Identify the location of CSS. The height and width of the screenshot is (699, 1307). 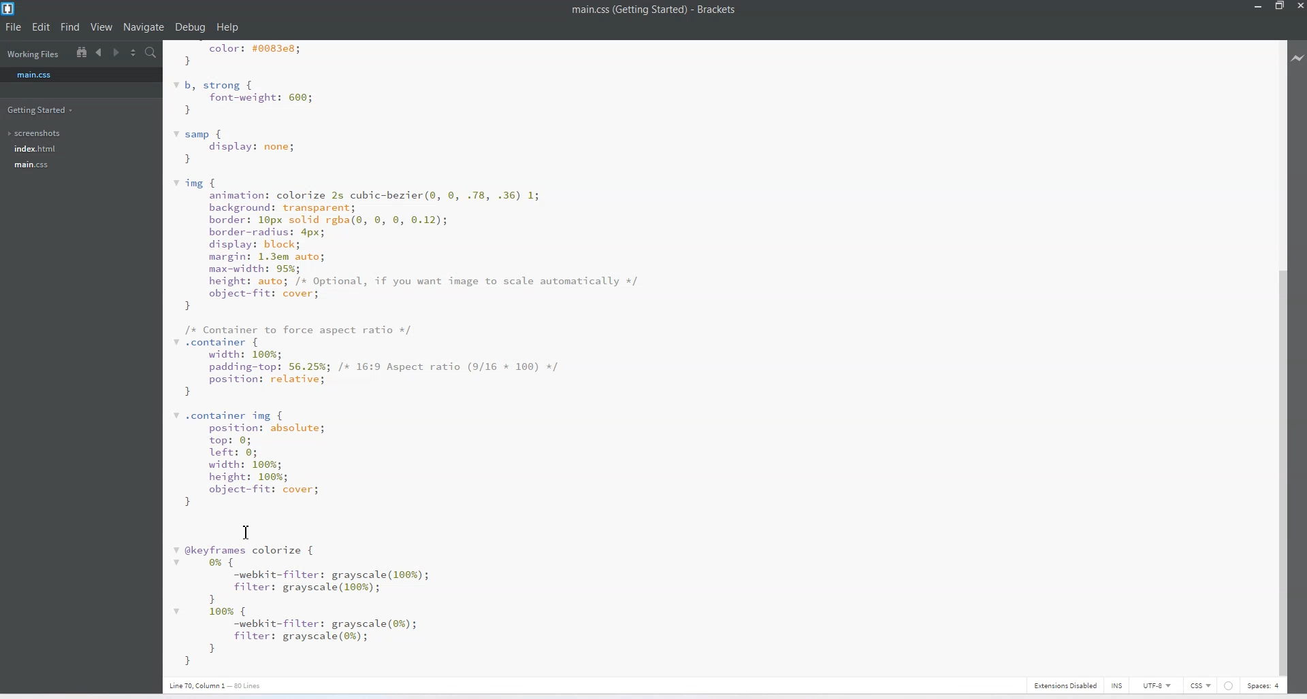
(1201, 685).